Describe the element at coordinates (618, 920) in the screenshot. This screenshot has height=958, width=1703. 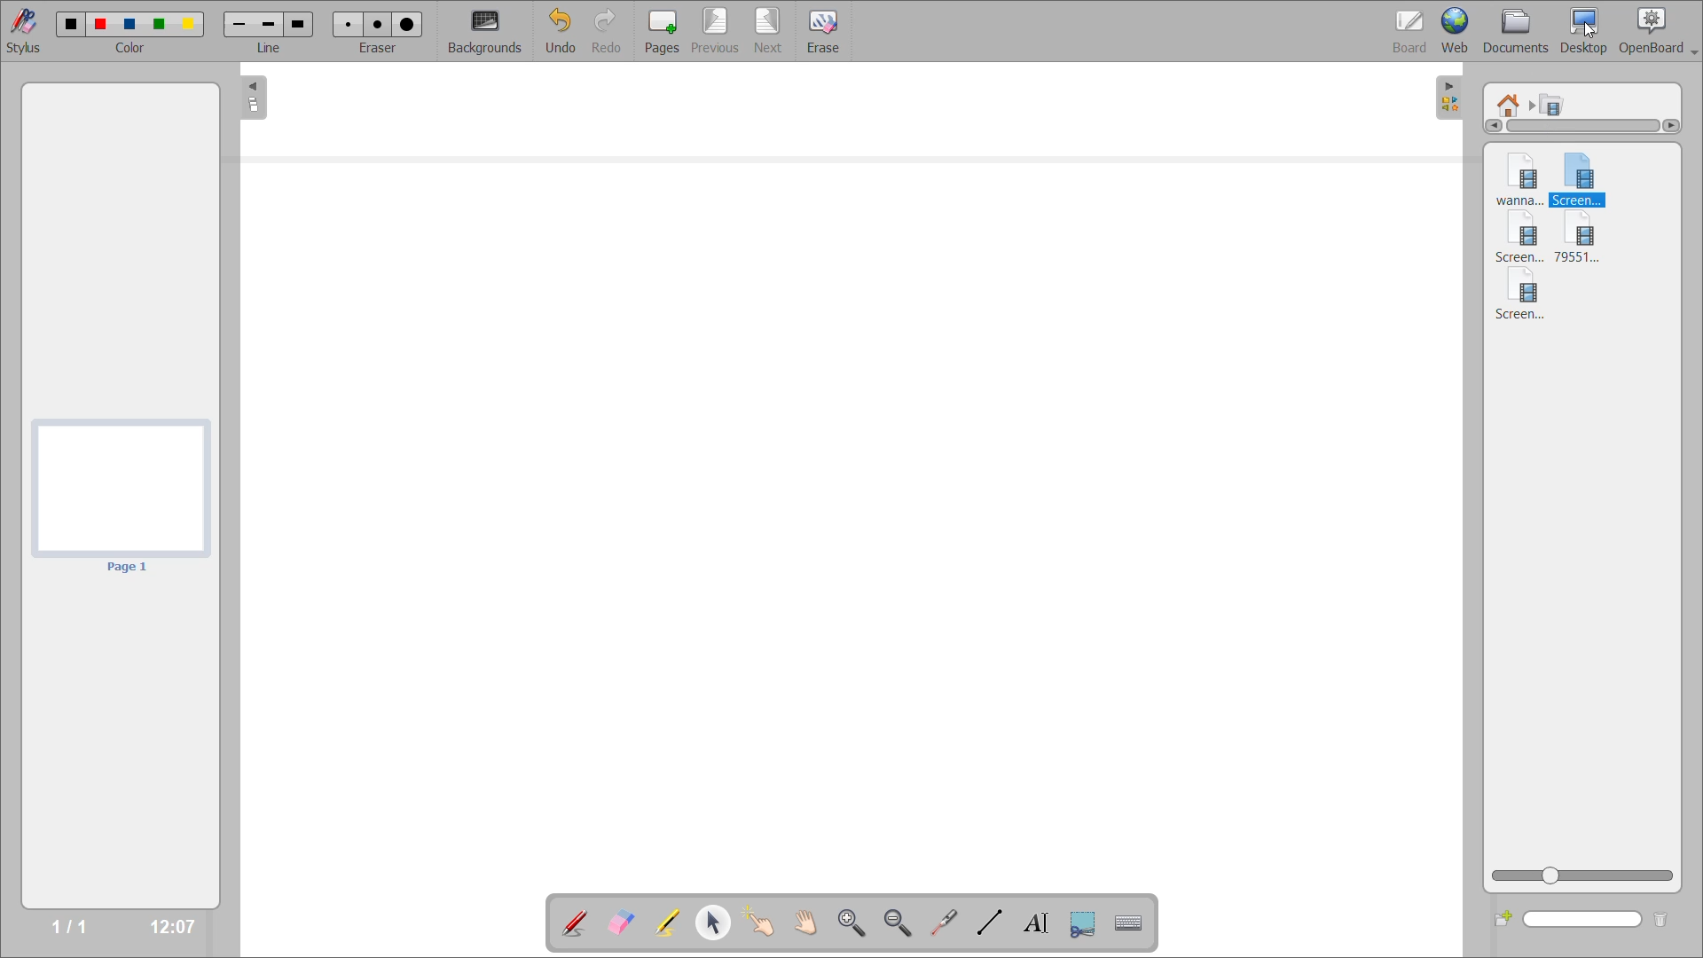
I see `erase annotation` at that location.